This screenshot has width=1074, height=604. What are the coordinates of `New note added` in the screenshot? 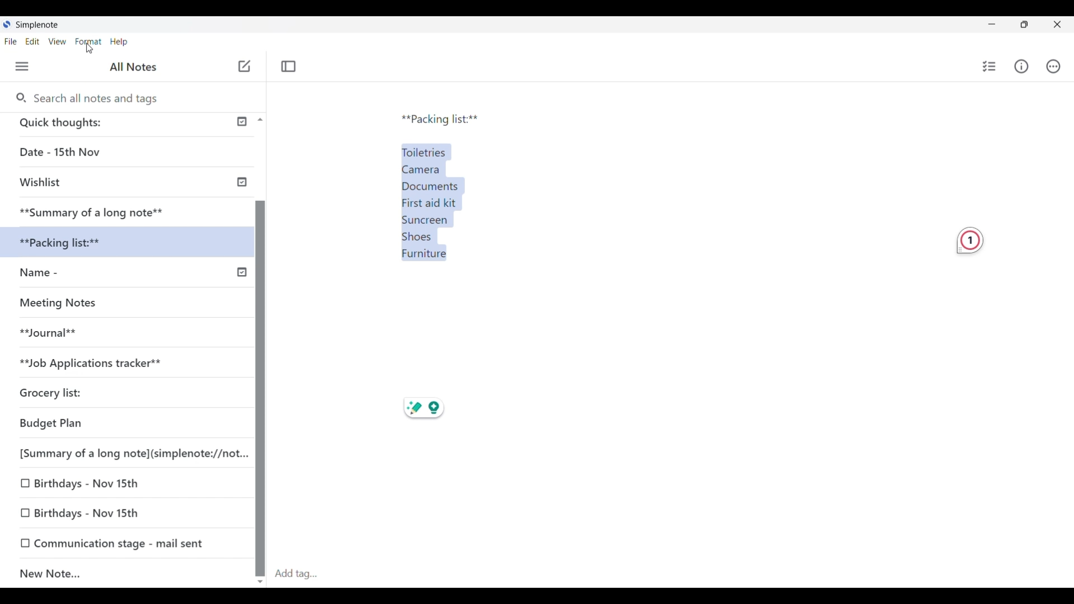 It's located at (116, 574).